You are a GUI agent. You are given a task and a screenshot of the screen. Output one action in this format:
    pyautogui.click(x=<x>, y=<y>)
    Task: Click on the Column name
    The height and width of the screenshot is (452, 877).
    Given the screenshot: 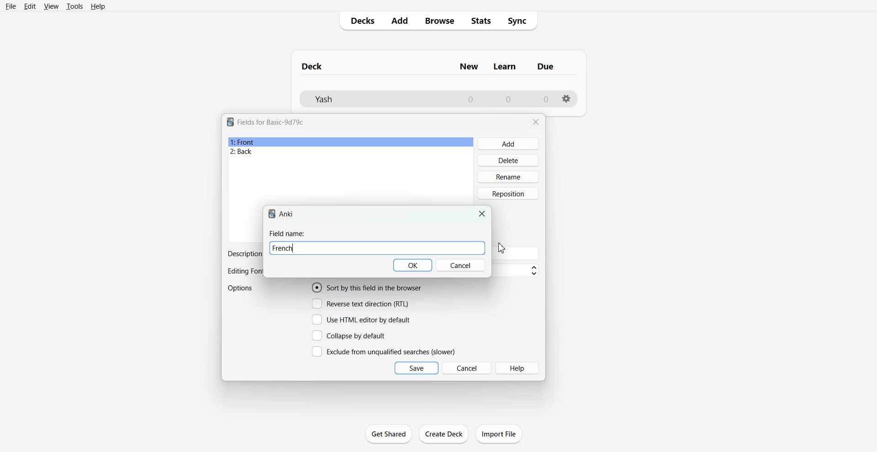 What is the action you would take?
    pyautogui.click(x=505, y=67)
    